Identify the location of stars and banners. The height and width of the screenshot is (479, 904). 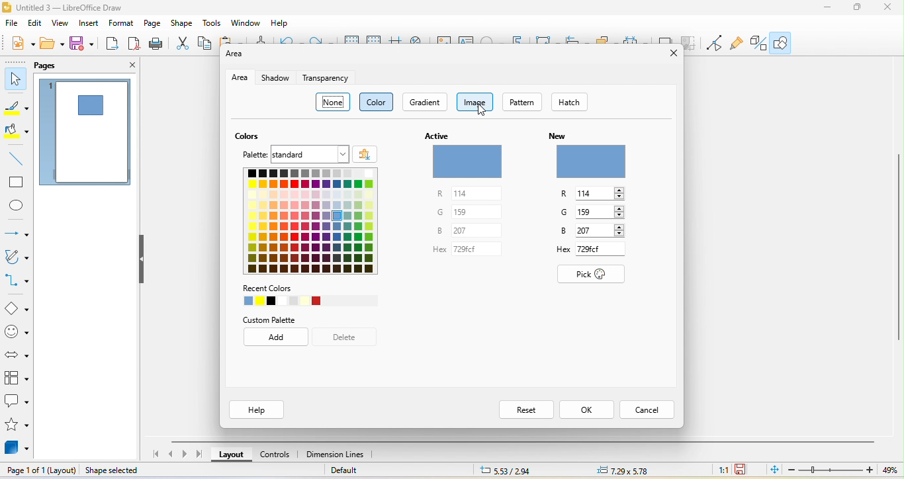
(17, 426).